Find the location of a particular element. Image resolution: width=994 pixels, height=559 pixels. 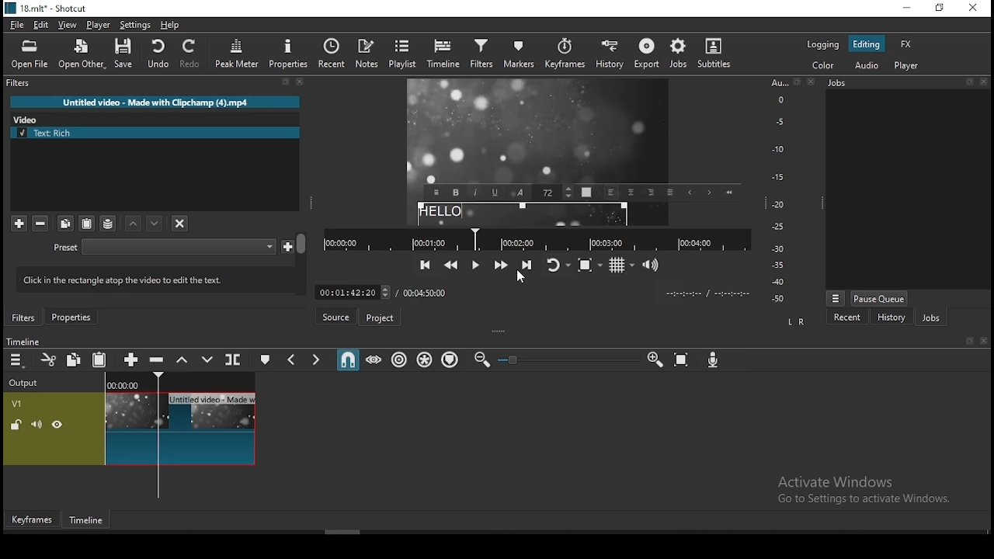

Next is located at coordinates (708, 193).